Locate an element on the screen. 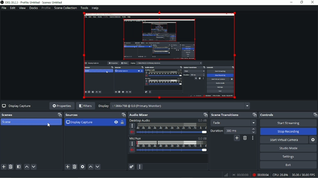  Stop Recording is located at coordinates (288, 131).